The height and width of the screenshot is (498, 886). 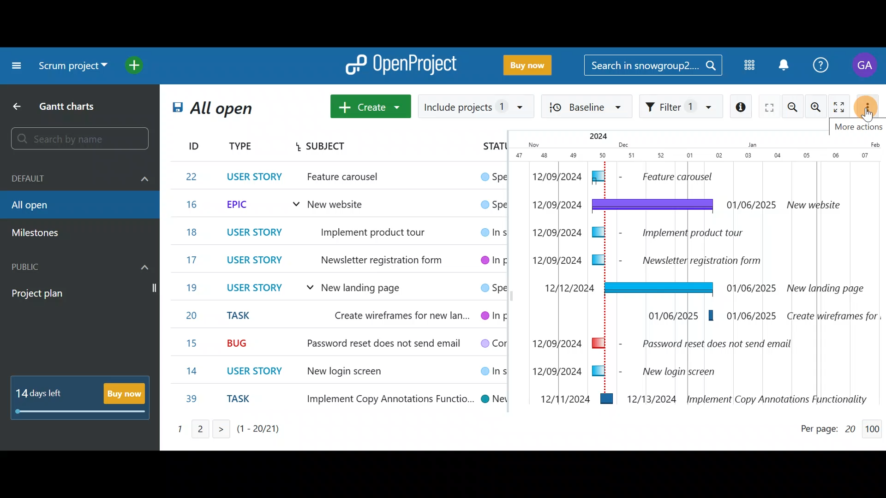 I want to click on Per page: 20, so click(x=828, y=427).